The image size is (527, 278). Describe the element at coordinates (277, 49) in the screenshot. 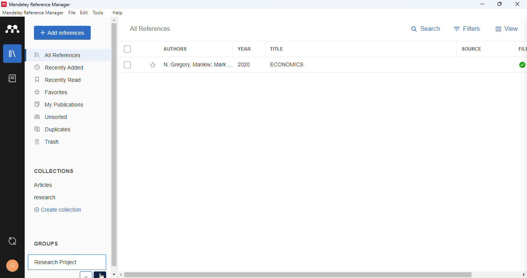

I see `title` at that location.